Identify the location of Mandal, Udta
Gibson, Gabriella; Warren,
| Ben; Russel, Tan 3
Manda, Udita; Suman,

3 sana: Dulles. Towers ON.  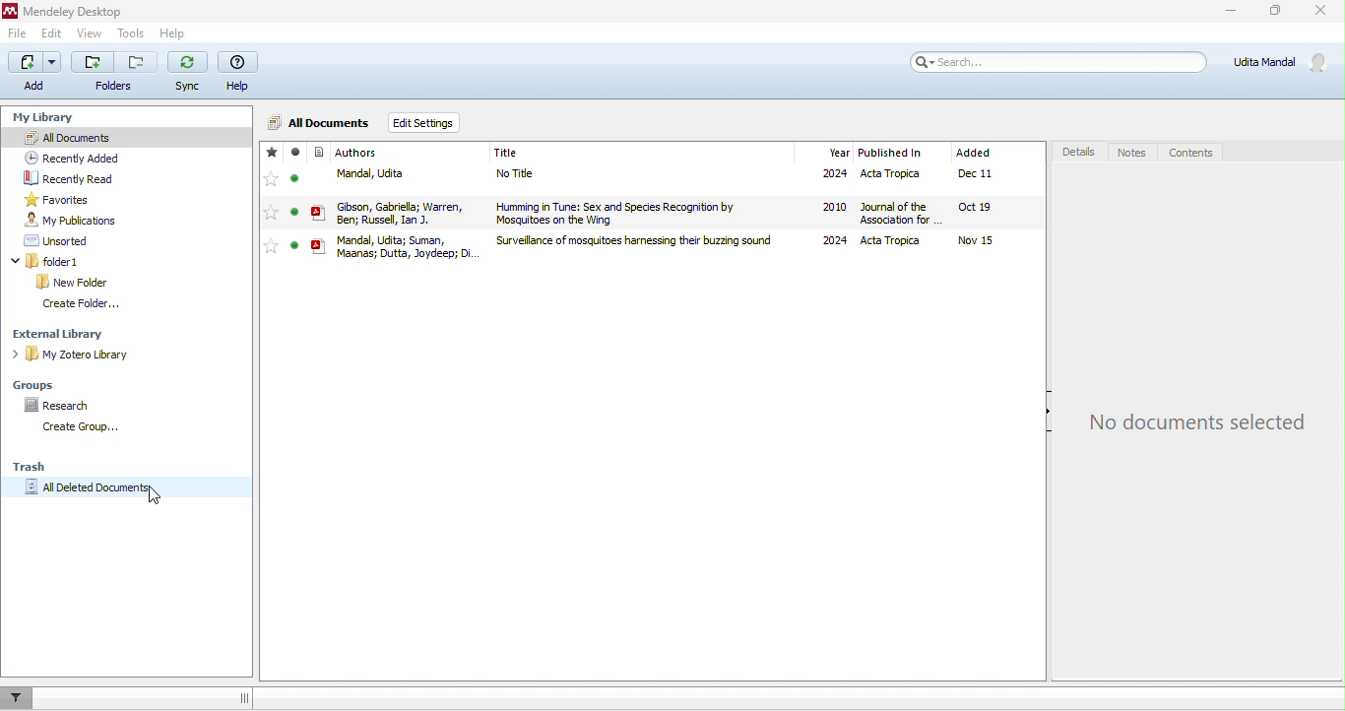
(394, 212).